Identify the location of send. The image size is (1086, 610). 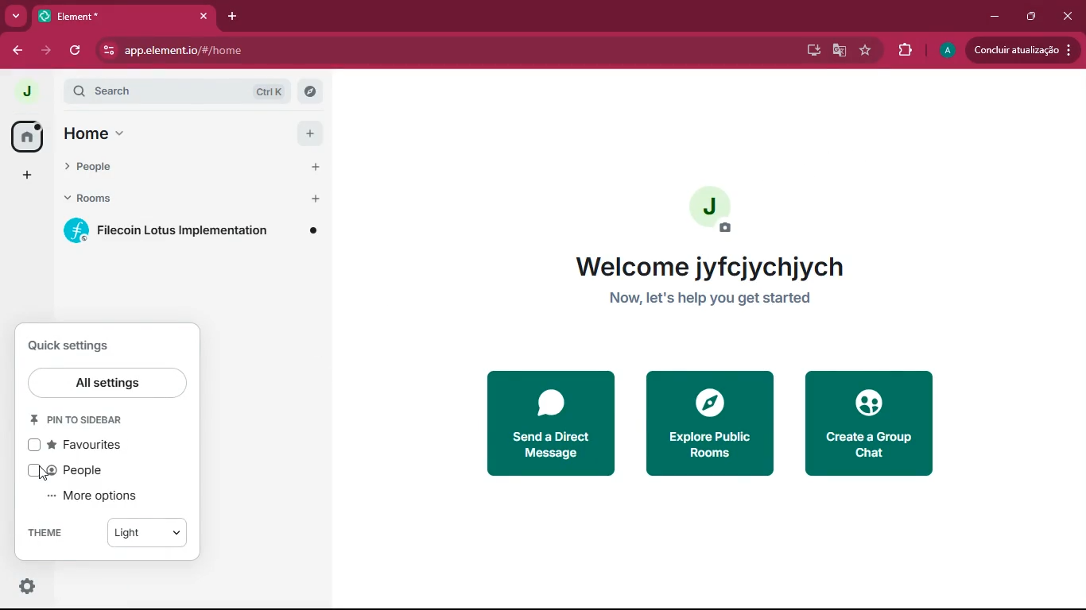
(551, 423).